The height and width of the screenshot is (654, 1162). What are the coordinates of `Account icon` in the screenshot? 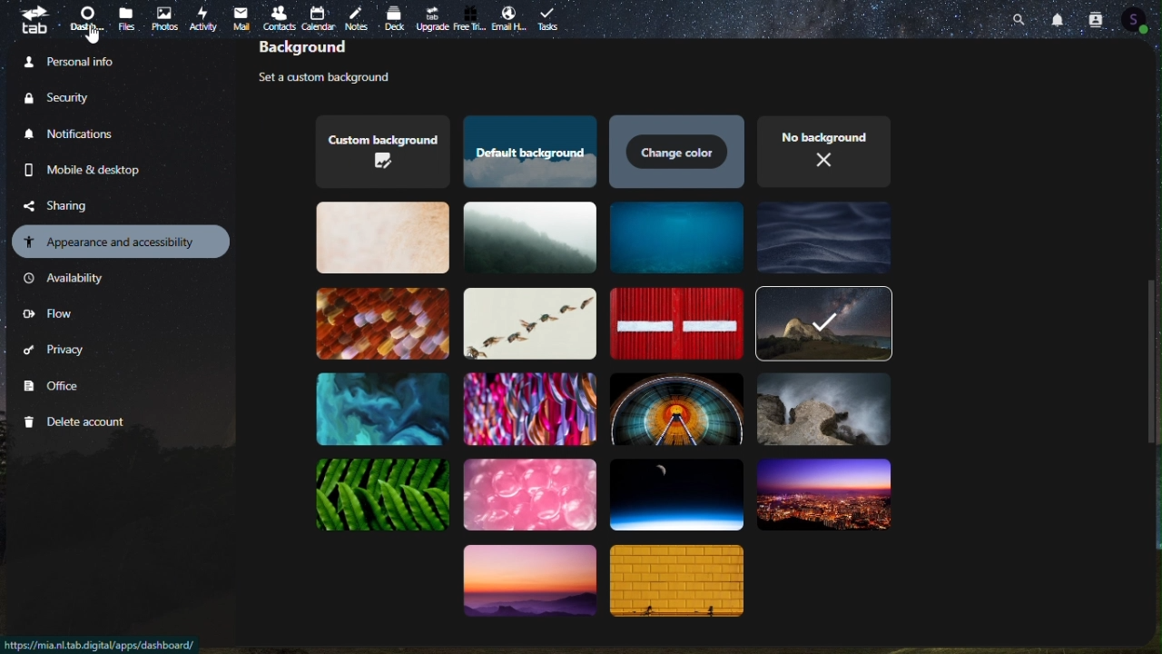 It's located at (1140, 19).